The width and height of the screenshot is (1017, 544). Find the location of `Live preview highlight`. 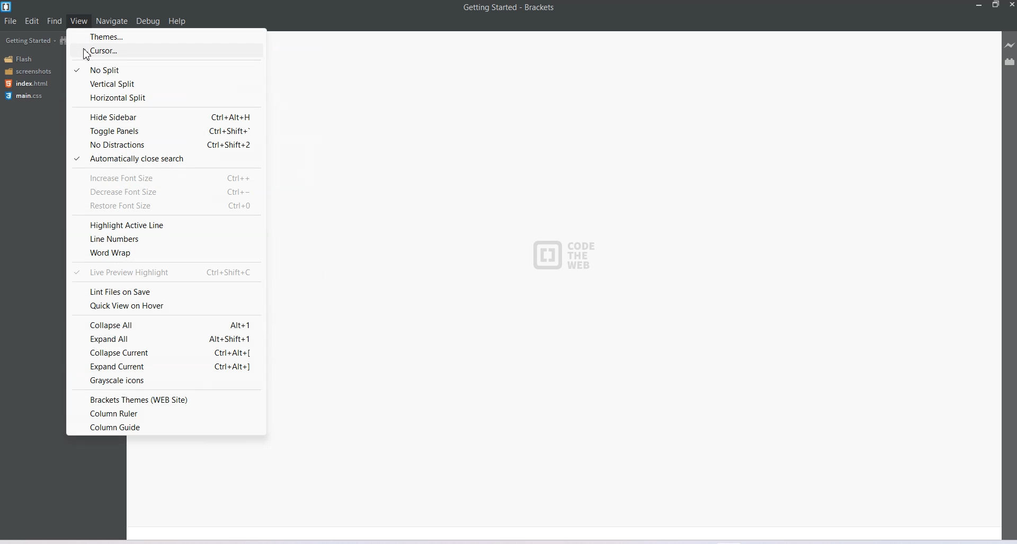

Live preview highlight is located at coordinates (165, 271).